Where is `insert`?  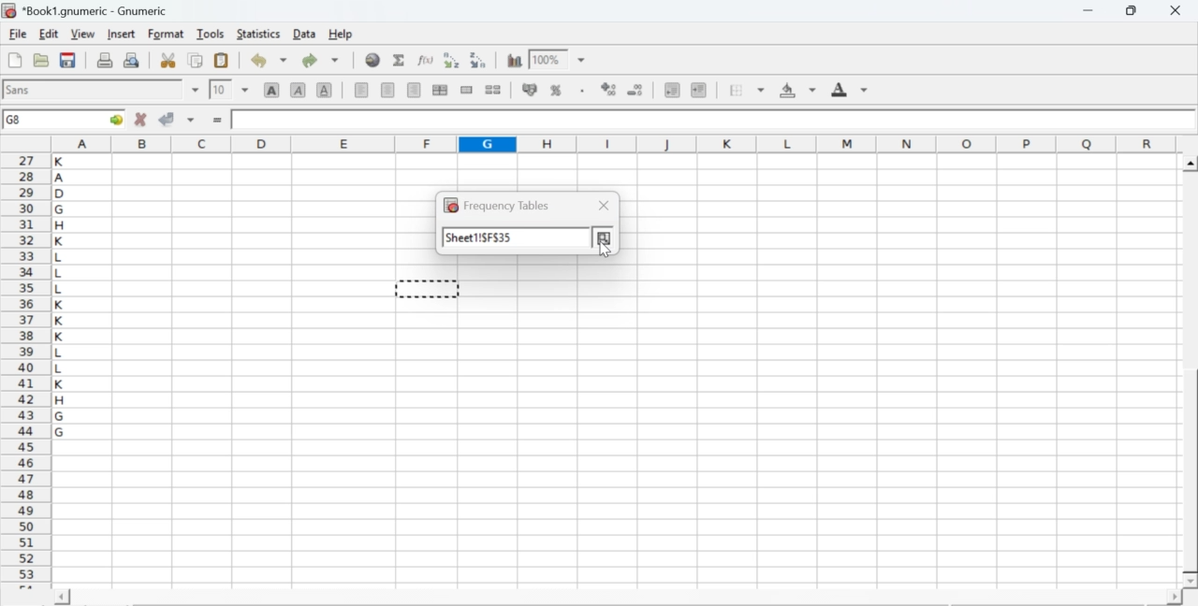
insert is located at coordinates (120, 33).